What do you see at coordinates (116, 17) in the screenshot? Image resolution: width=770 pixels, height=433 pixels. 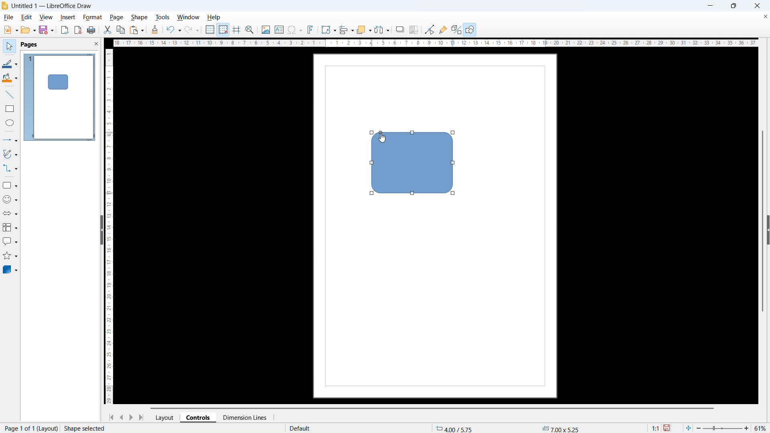 I see `Page ` at bounding box center [116, 17].